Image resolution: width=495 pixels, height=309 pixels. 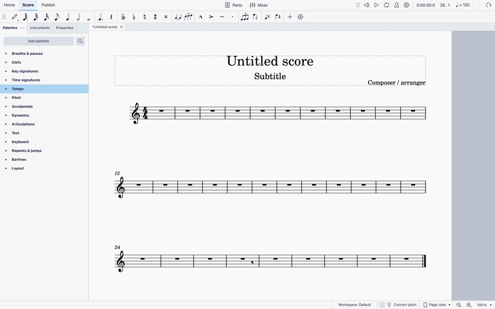 What do you see at coordinates (67, 29) in the screenshot?
I see `properties` at bounding box center [67, 29].